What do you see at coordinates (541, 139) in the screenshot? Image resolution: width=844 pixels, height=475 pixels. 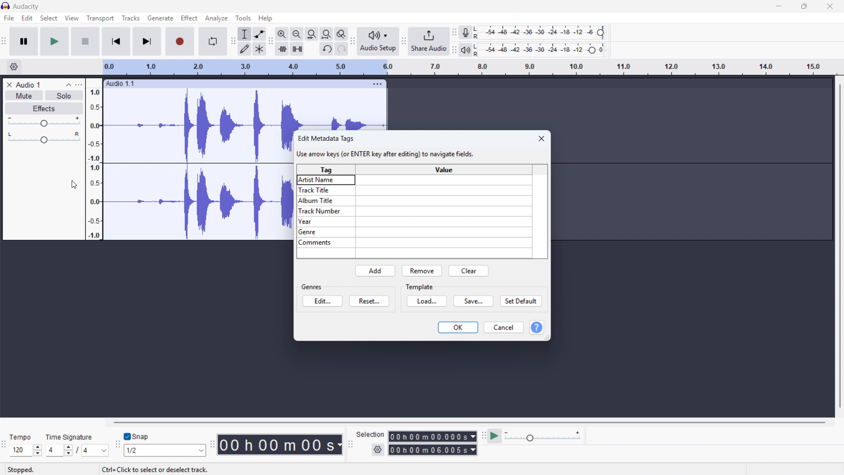 I see `close` at bounding box center [541, 139].